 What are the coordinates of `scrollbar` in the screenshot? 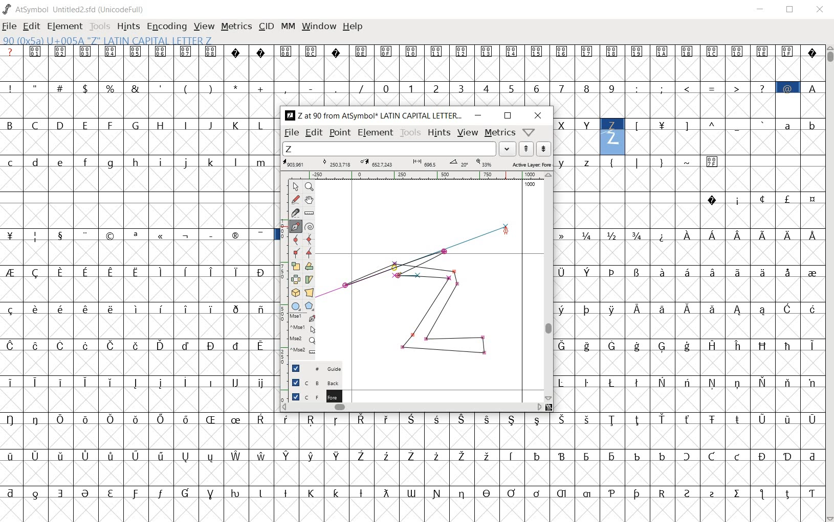 It's located at (412, 408).